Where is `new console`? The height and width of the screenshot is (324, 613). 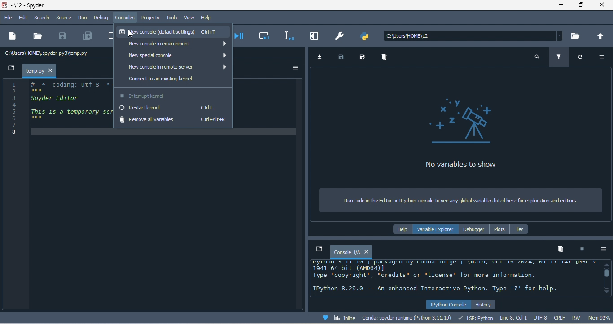
new console is located at coordinates (175, 33).